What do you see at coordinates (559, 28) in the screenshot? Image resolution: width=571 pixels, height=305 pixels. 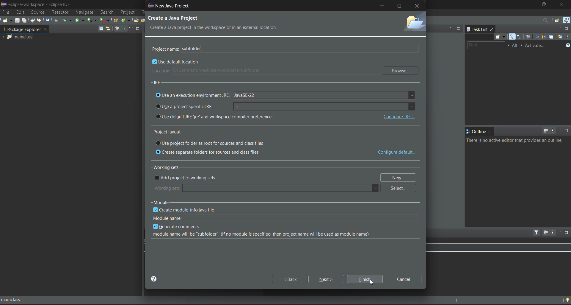 I see `minimize` at bounding box center [559, 28].